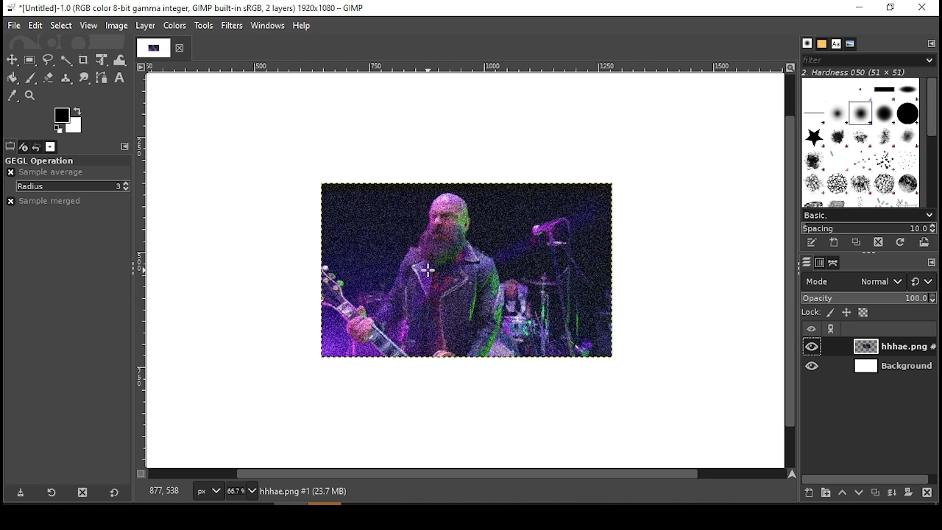 This screenshot has width=942, height=530. I want to click on minimize, so click(860, 9).